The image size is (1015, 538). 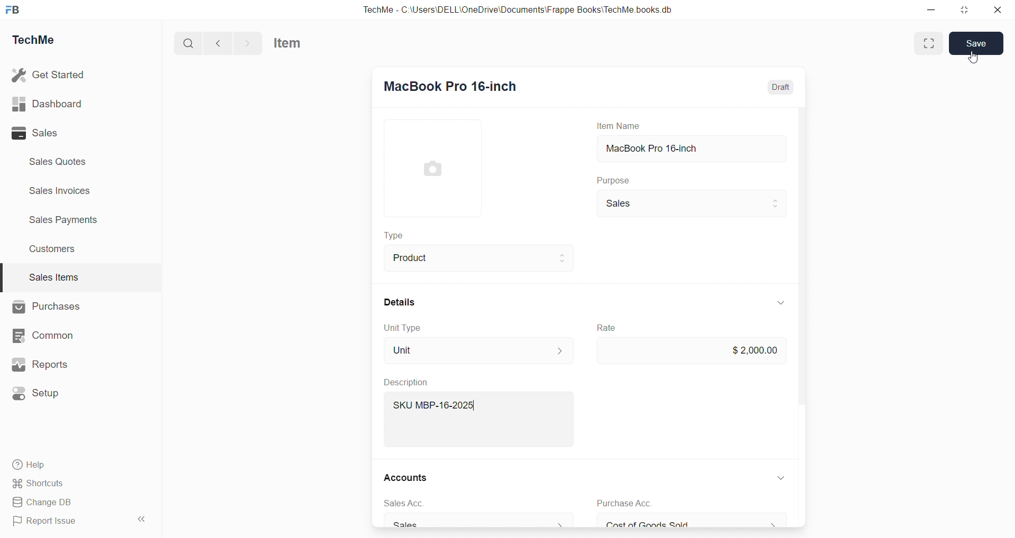 What do you see at coordinates (41, 364) in the screenshot?
I see `Reports` at bounding box center [41, 364].